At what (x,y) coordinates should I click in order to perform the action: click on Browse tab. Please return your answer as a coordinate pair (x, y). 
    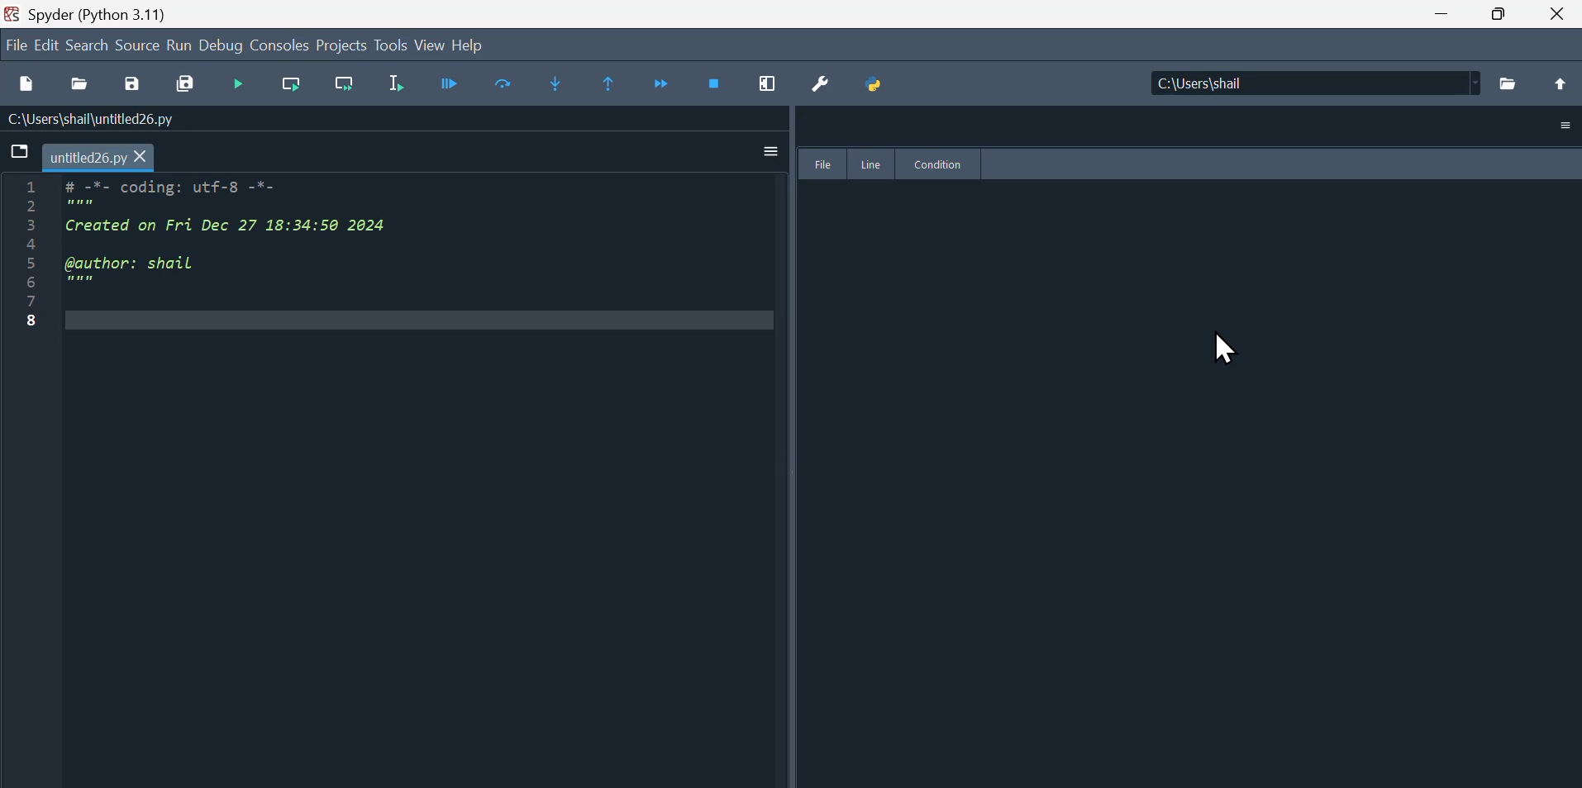
    Looking at the image, I should click on (18, 152).